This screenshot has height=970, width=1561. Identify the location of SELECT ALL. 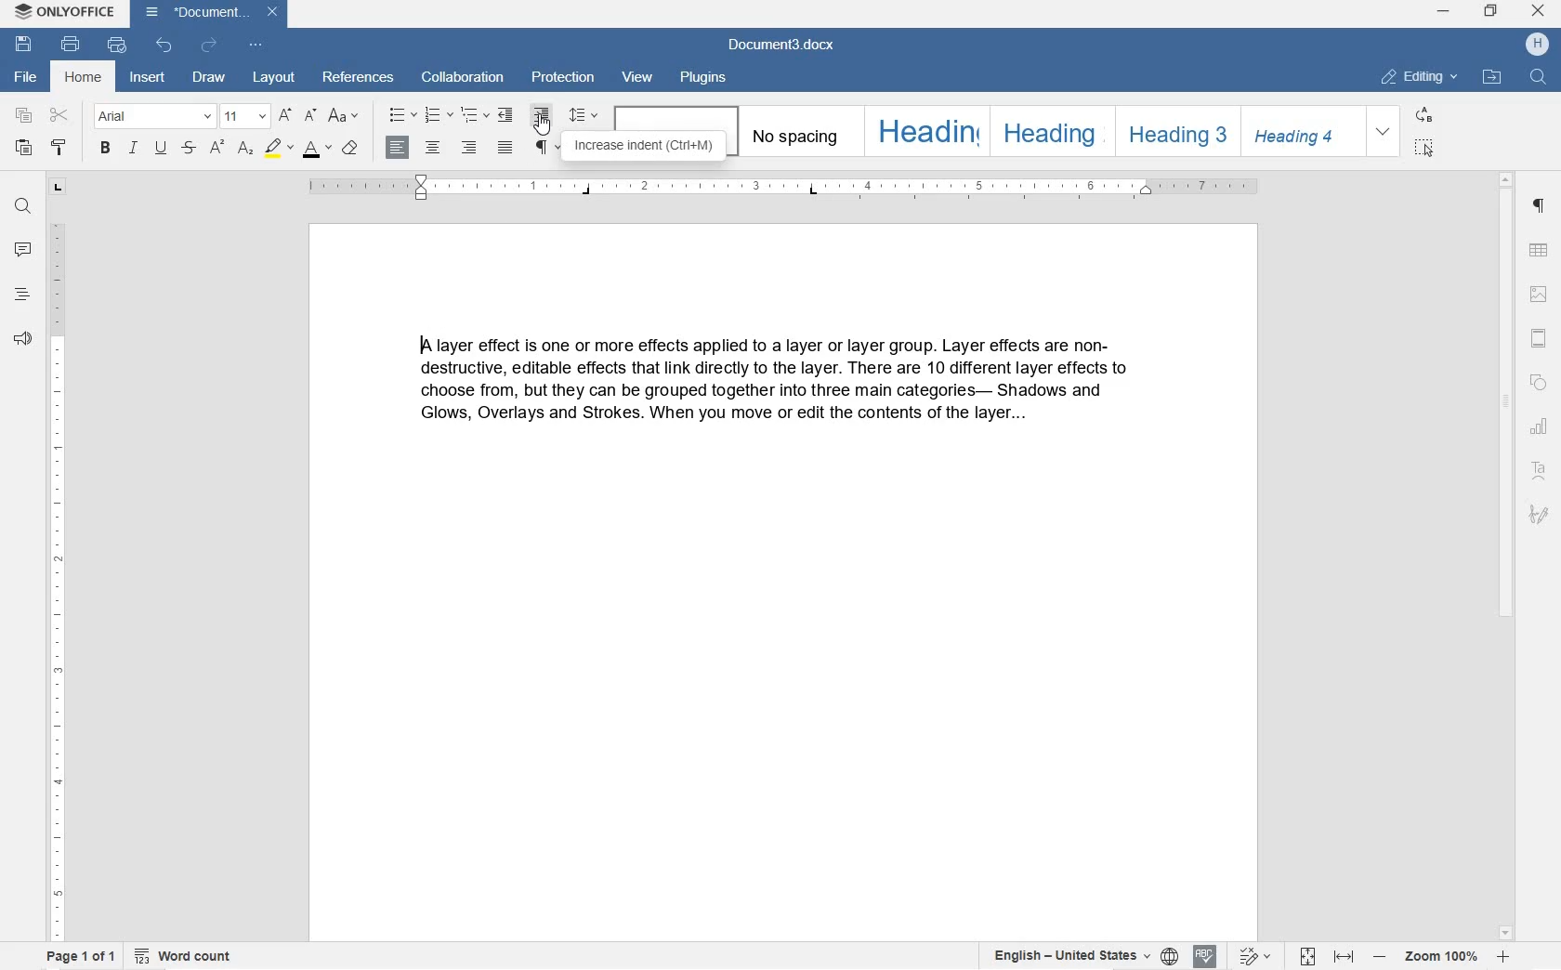
(1423, 147).